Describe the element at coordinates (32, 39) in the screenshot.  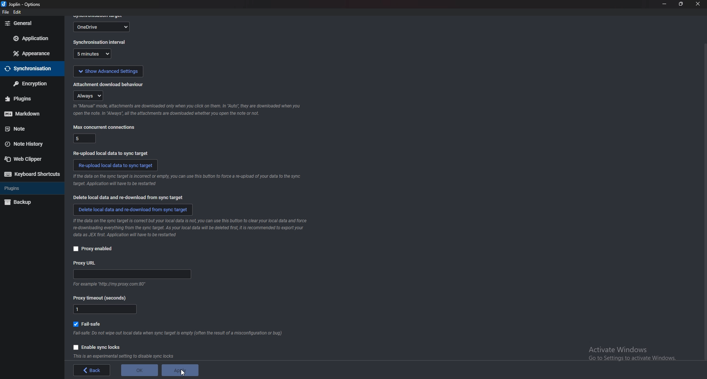
I see `application` at that location.